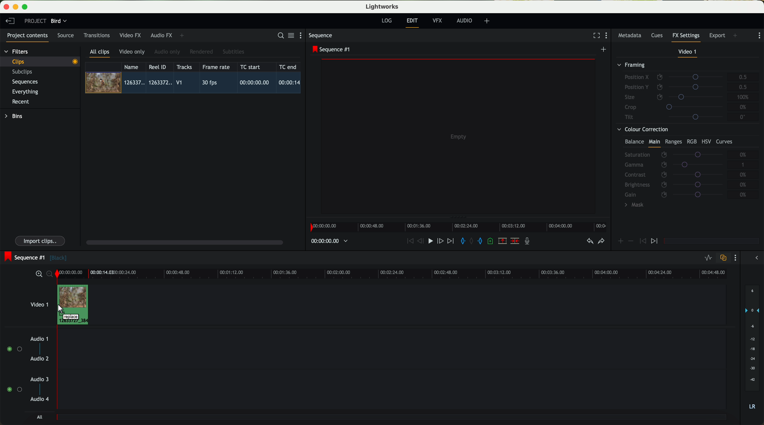  What do you see at coordinates (655, 241) in the screenshot?
I see `icon` at bounding box center [655, 241].